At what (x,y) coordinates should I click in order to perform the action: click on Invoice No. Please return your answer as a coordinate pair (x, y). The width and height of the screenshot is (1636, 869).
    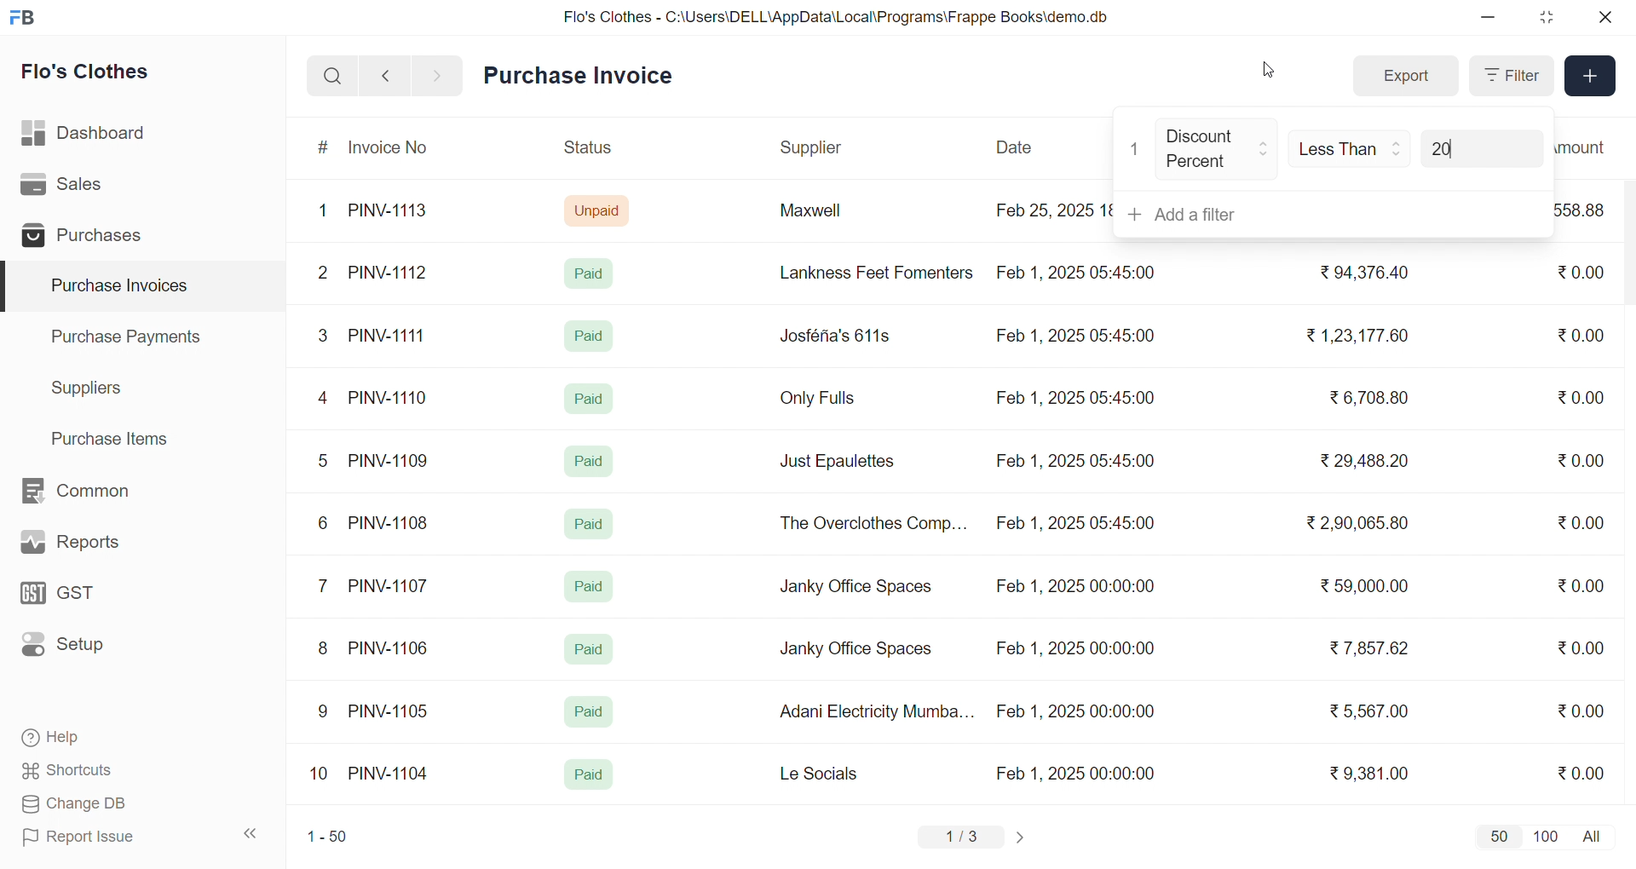
    Looking at the image, I should click on (395, 148).